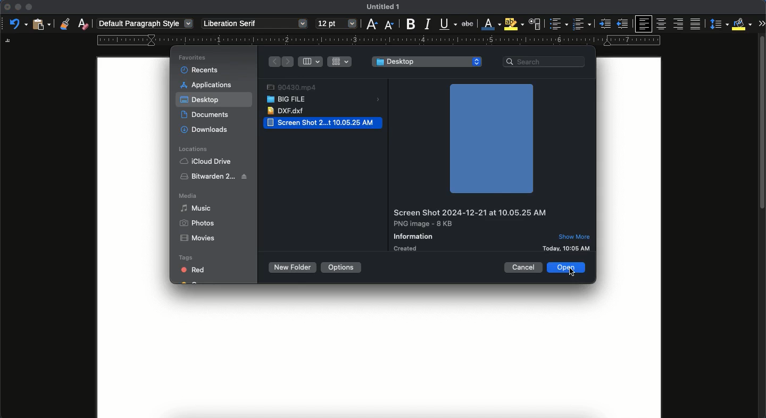 The width and height of the screenshot is (766, 418). What do you see at coordinates (739, 24) in the screenshot?
I see `fill color` at bounding box center [739, 24].